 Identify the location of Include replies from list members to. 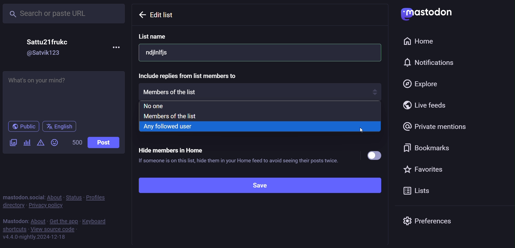
(199, 74).